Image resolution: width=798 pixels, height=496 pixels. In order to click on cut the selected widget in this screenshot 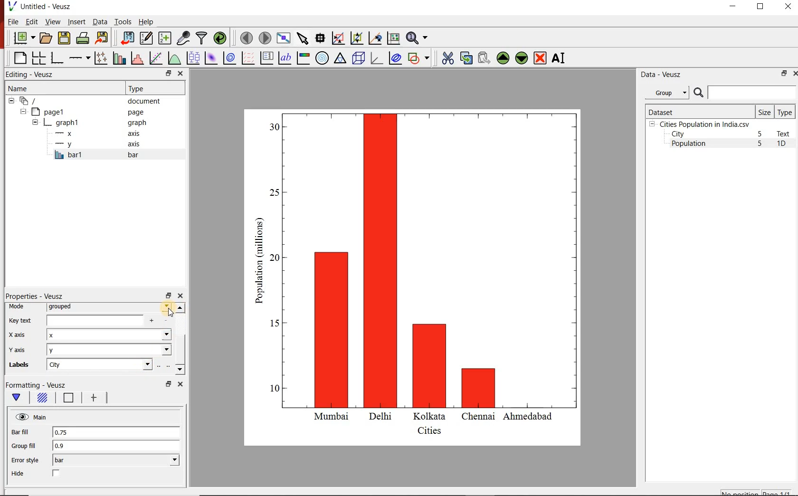, I will do `click(446, 58)`.